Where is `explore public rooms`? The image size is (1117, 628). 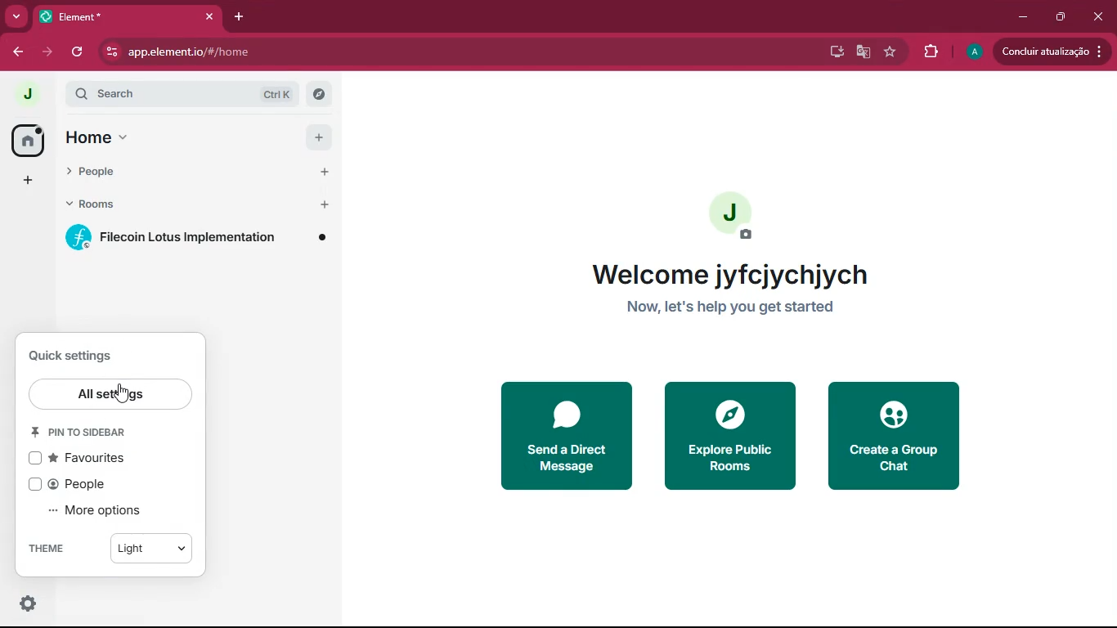
explore public rooms is located at coordinates (730, 437).